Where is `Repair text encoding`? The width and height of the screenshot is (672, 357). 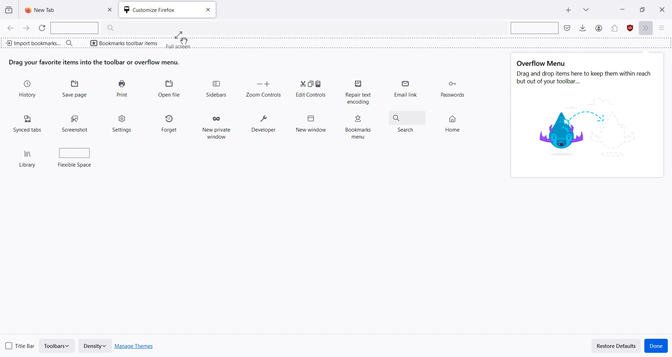 Repair text encoding is located at coordinates (358, 91).